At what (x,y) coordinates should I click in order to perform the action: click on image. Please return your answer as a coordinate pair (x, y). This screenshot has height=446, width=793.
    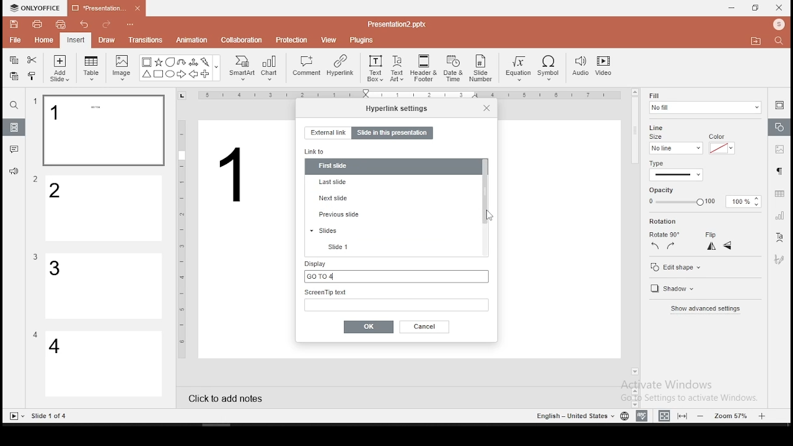
    Looking at the image, I should click on (123, 68).